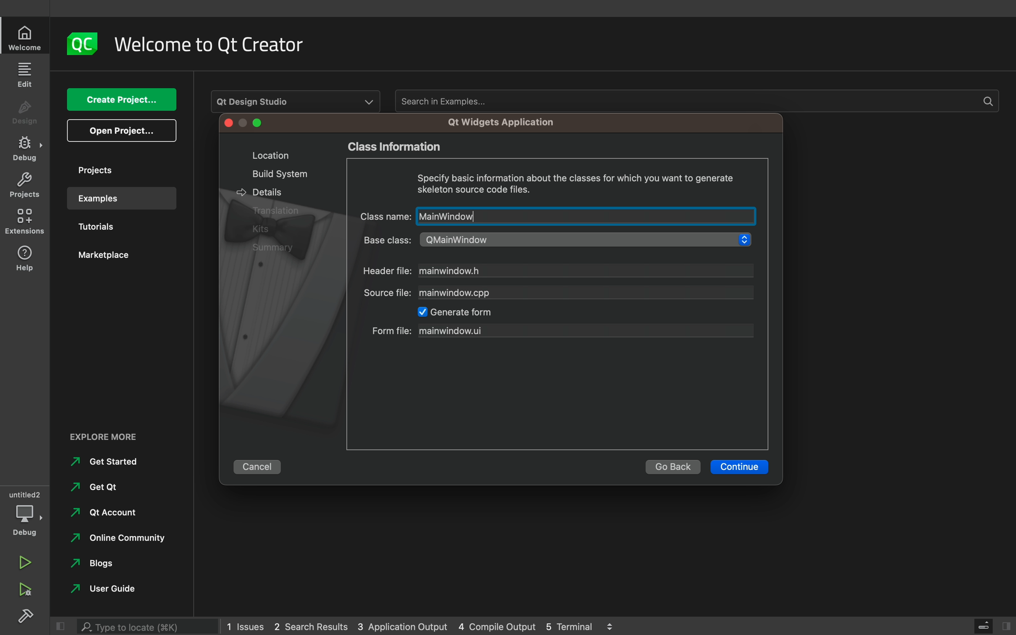 Image resolution: width=1016 pixels, height=635 pixels. I want to click on searchbar, so click(149, 624).